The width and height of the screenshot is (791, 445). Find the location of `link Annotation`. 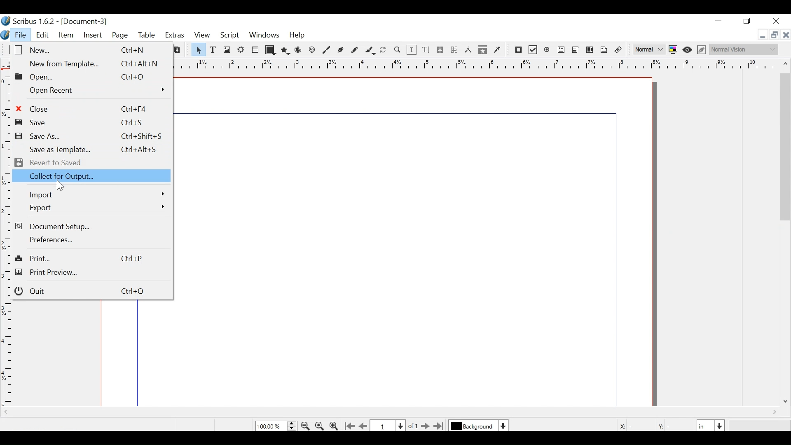

link Annotation is located at coordinates (604, 50).